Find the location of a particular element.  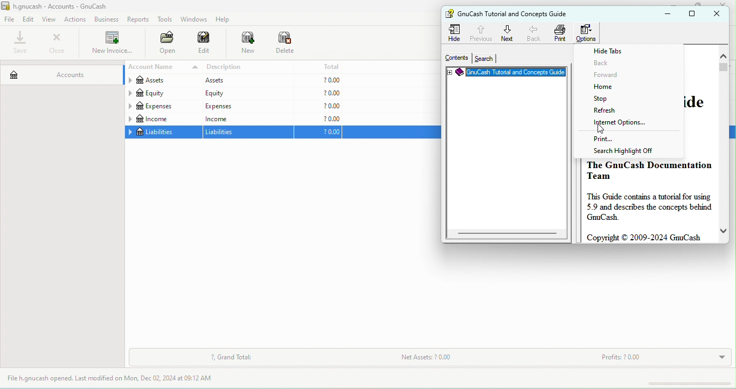

stop is located at coordinates (613, 100).